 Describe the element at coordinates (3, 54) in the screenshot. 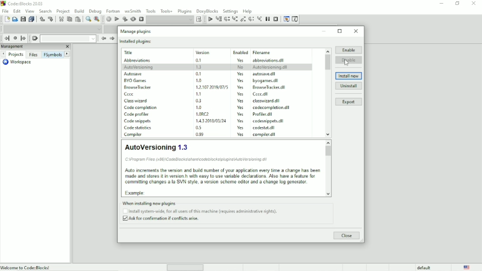

I see `Next` at that location.